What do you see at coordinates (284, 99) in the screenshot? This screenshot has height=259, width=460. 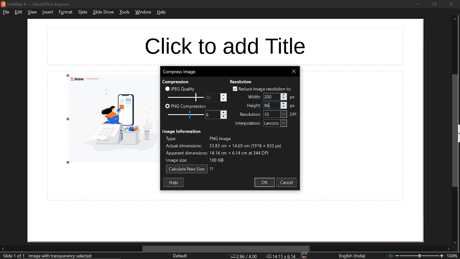 I see `decrease width` at bounding box center [284, 99].